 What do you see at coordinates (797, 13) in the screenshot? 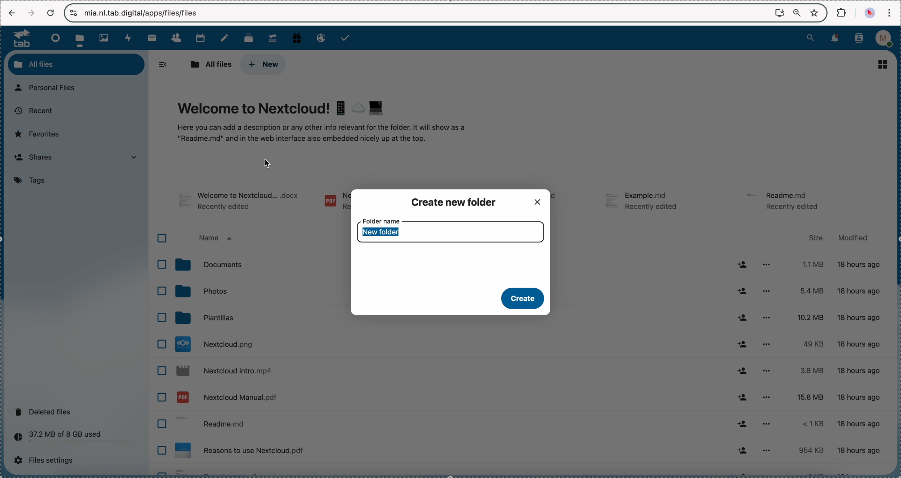
I see `zoom out` at bounding box center [797, 13].